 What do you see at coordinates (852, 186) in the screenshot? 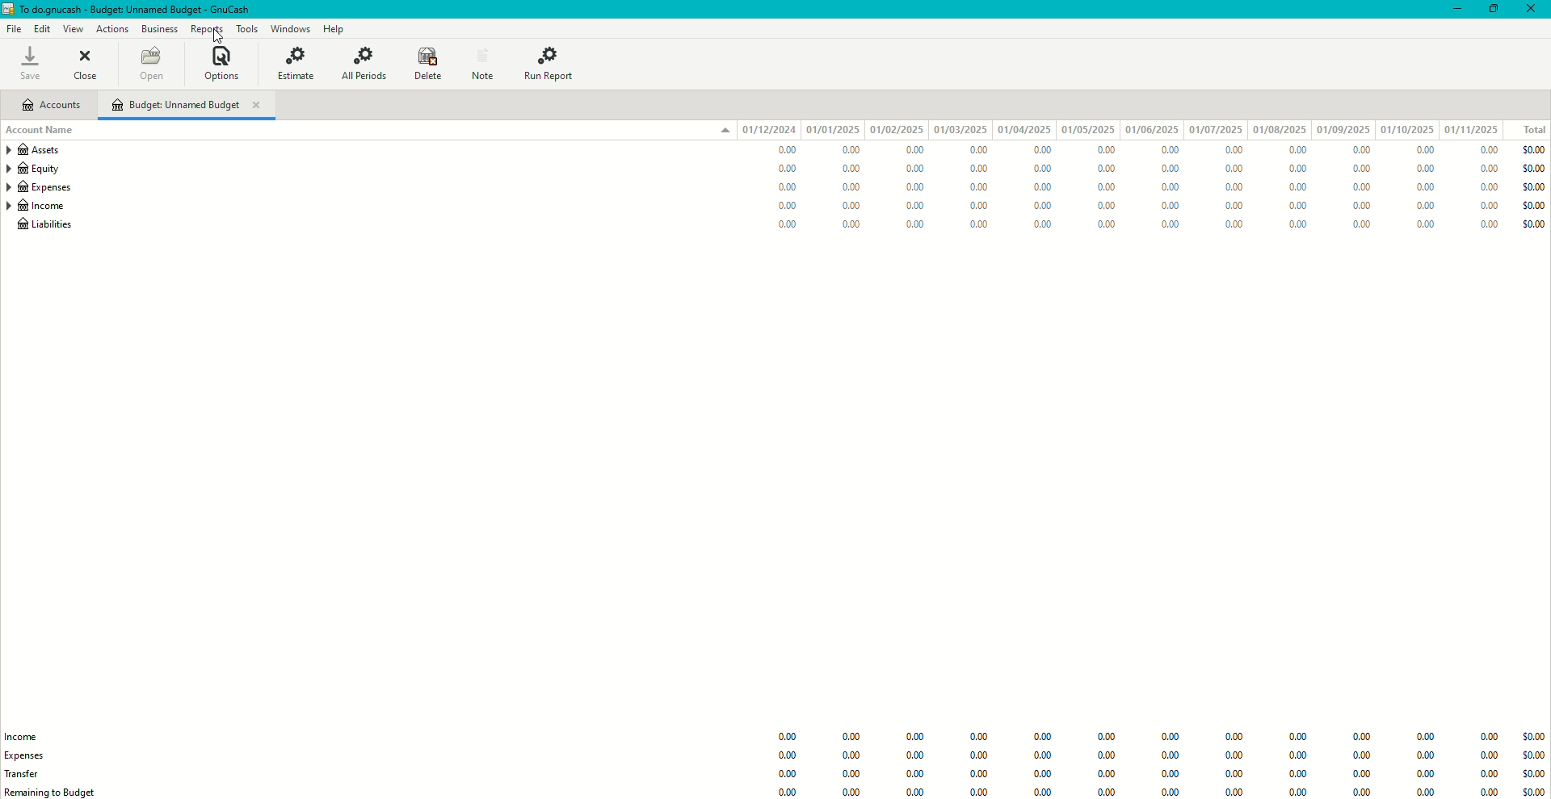
I see `0.00` at bounding box center [852, 186].